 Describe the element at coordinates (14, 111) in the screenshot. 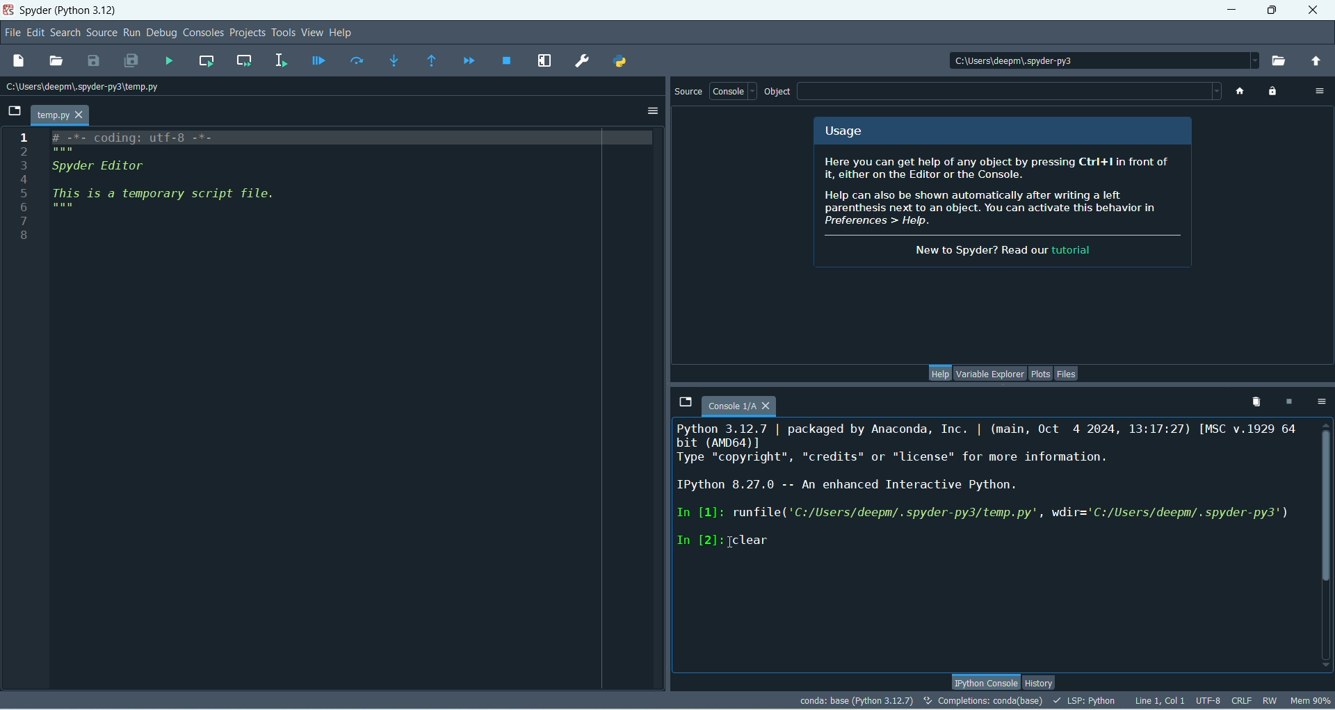

I see `browse tabs` at that location.